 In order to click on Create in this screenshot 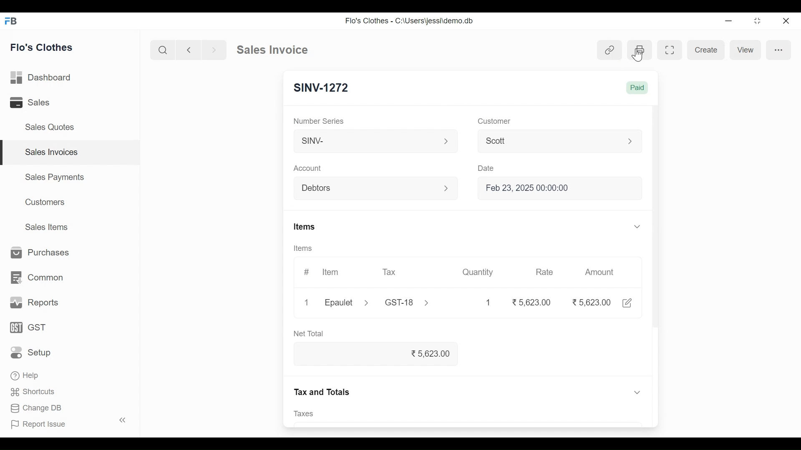, I will do `click(708, 50)`.